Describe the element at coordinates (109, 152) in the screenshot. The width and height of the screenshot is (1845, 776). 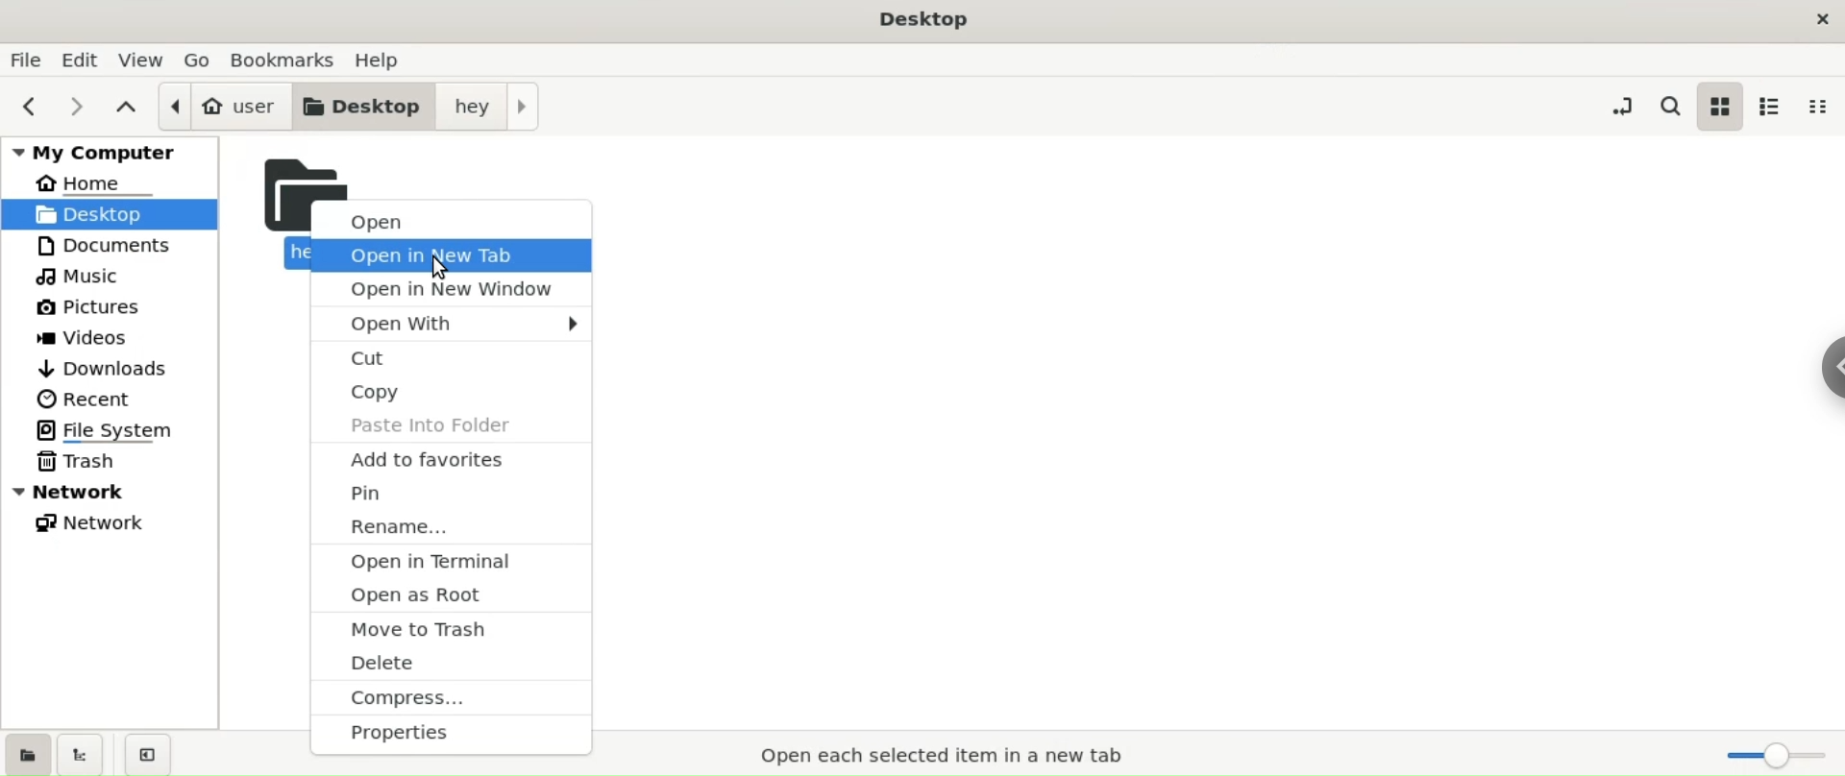
I see `my computer` at that location.